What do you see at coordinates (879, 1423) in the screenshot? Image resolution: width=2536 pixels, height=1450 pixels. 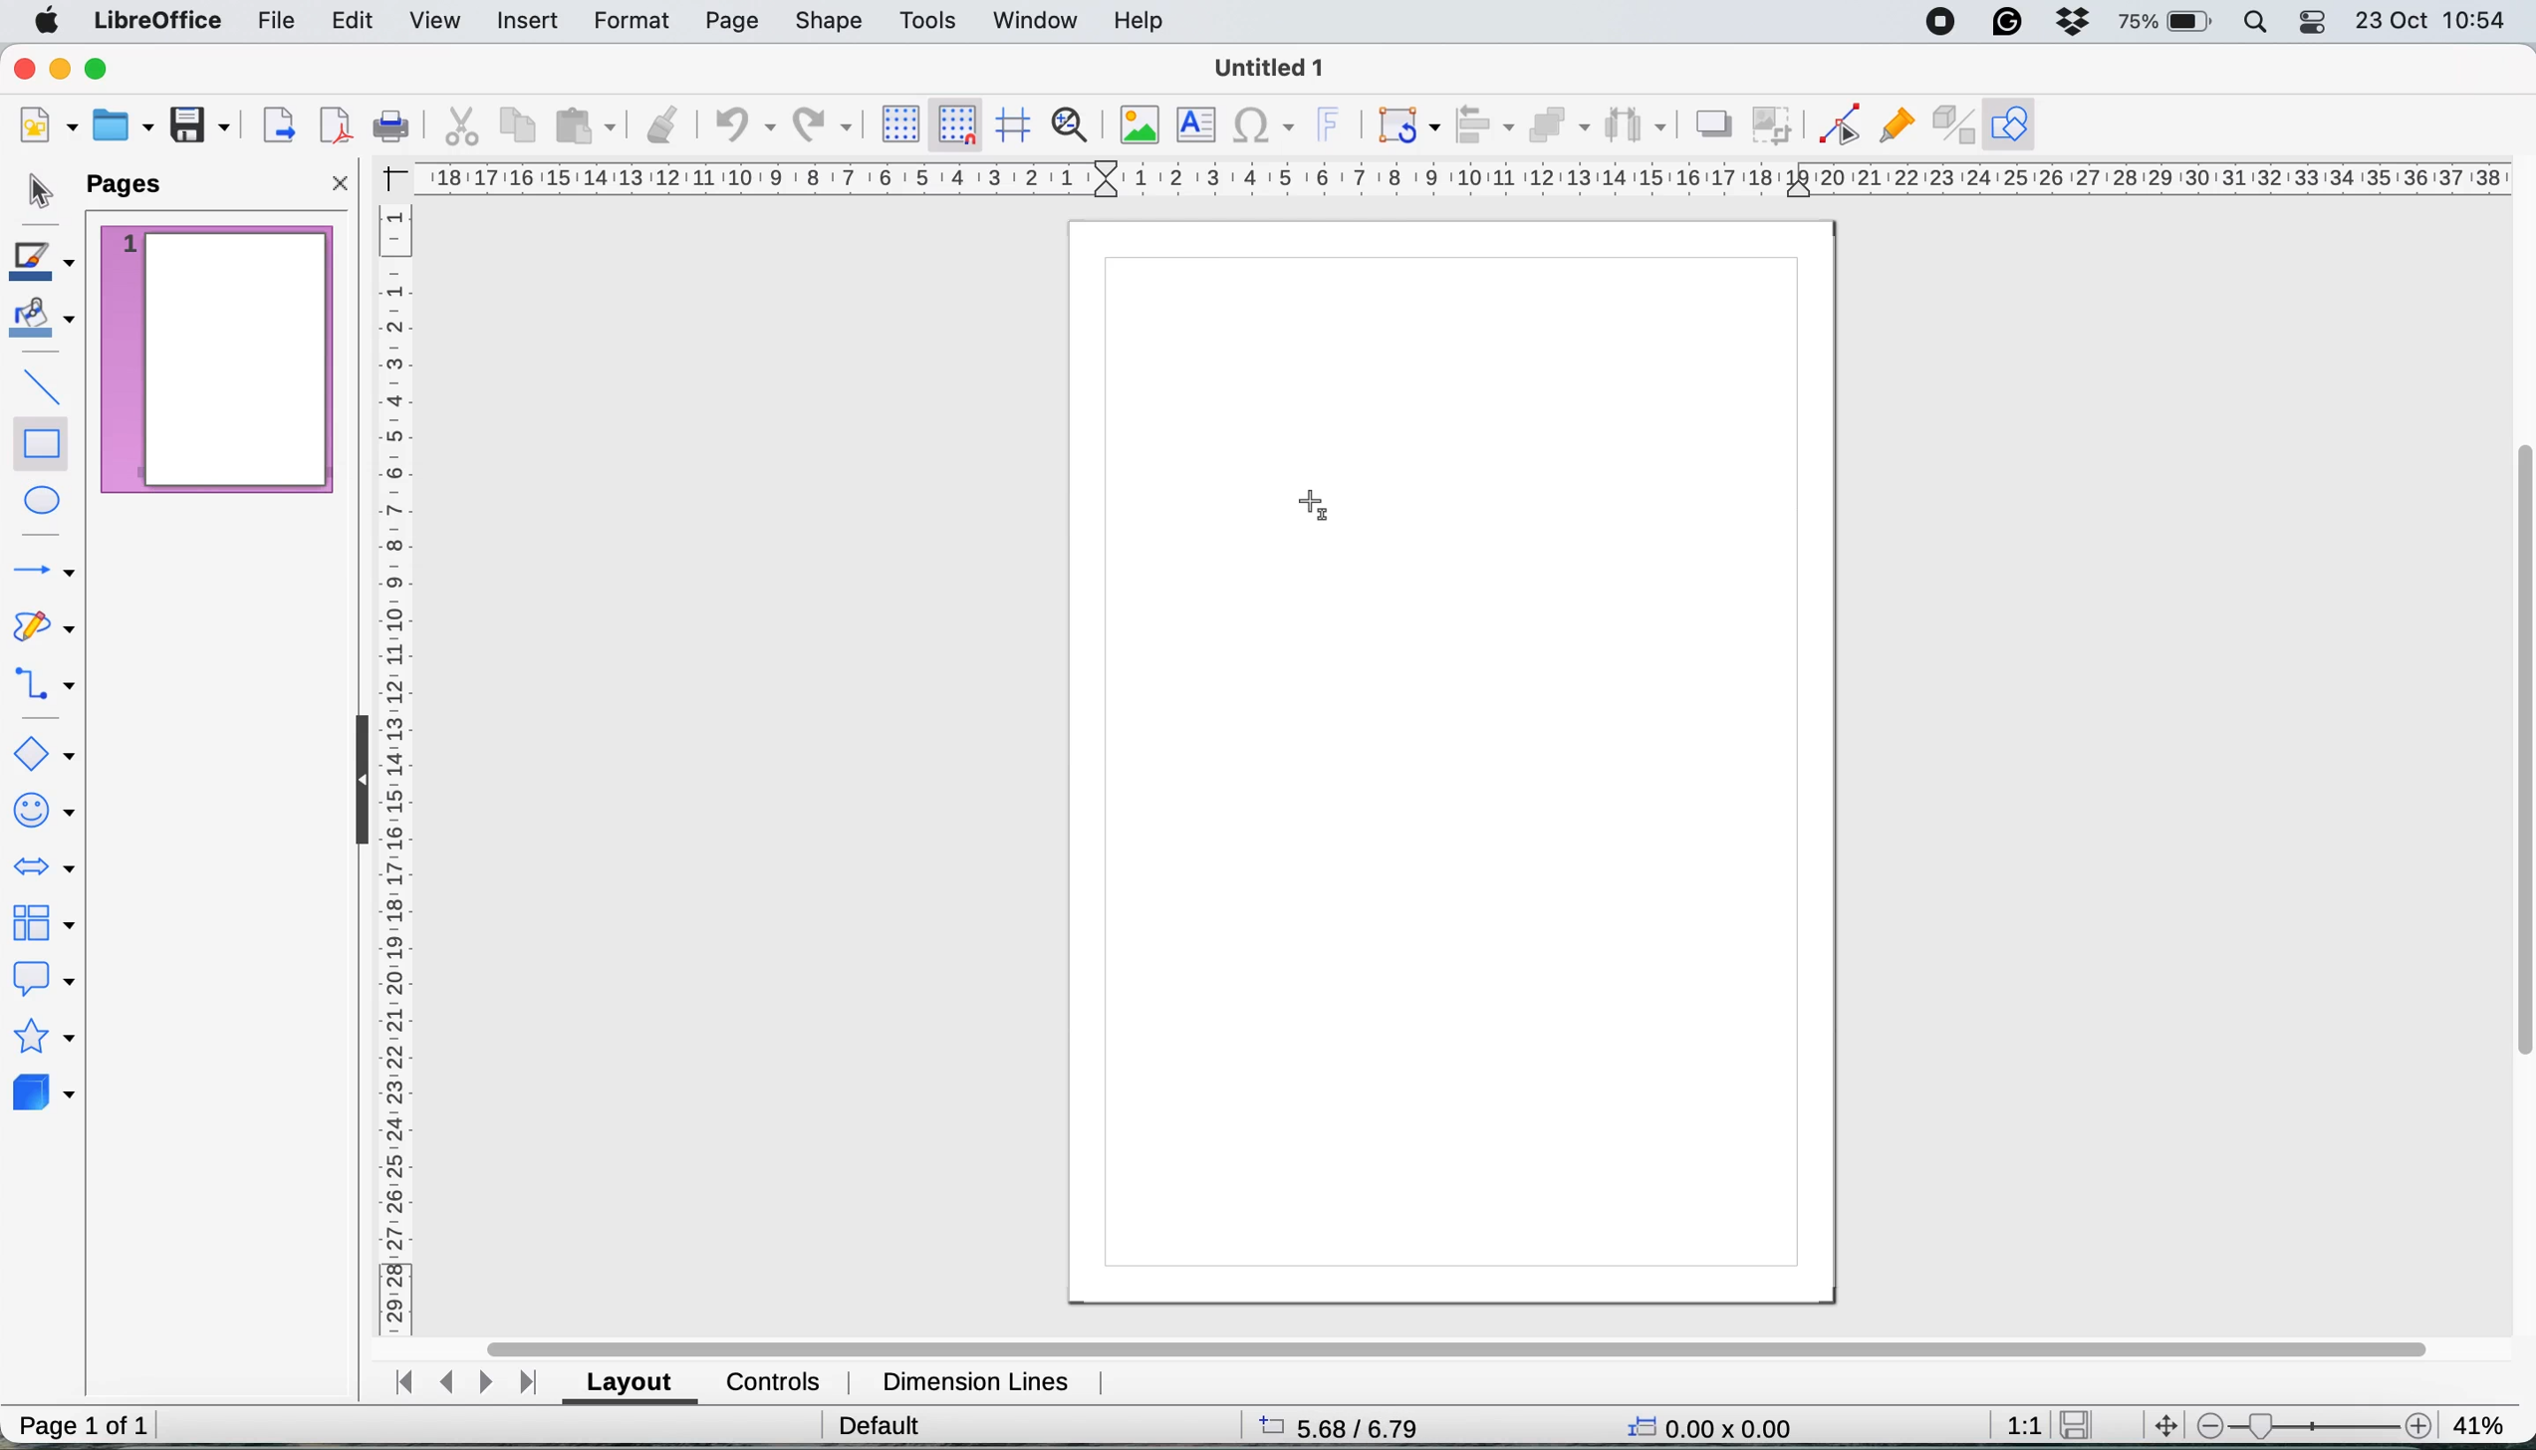 I see `default` at bounding box center [879, 1423].